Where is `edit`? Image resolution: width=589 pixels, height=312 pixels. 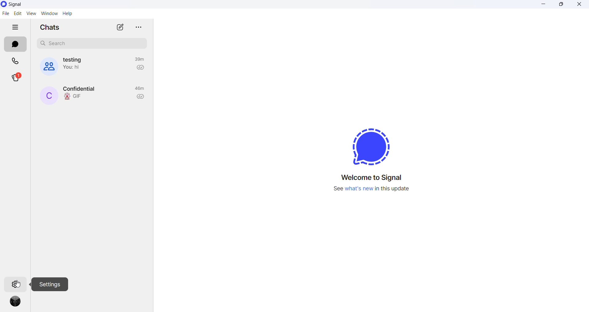
edit is located at coordinates (17, 14).